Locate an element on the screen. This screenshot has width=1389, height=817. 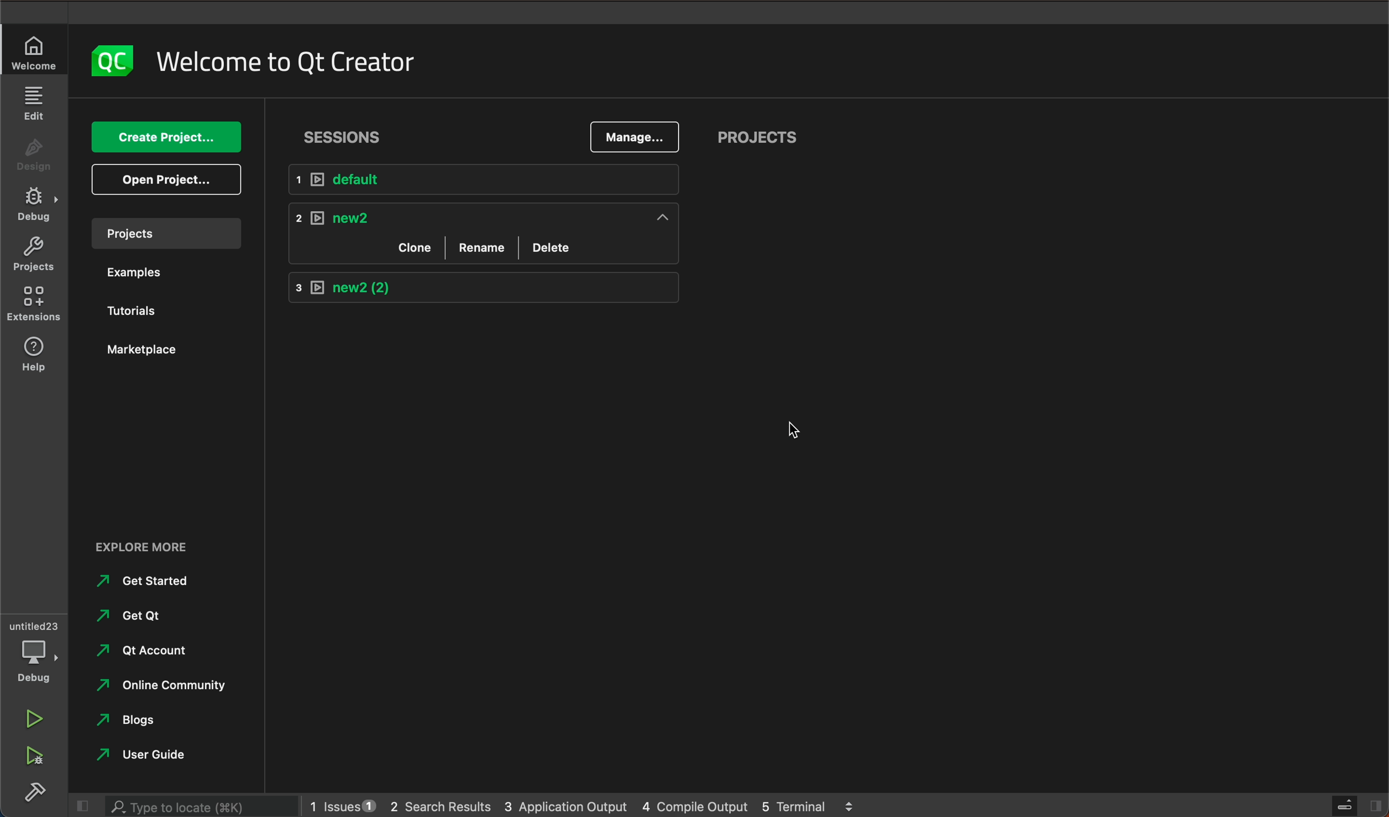
design is located at coordinates (36, 156).